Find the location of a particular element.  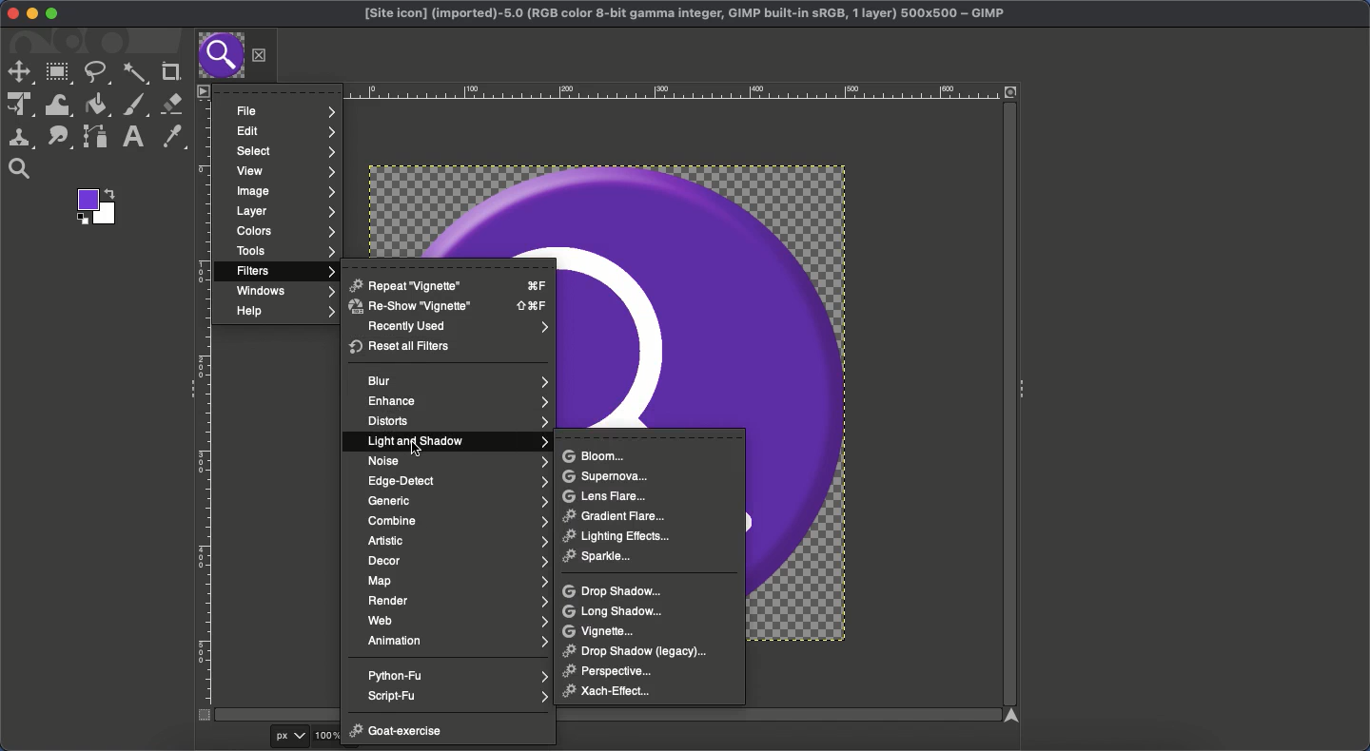

Web is located at coordinates (460, 621).